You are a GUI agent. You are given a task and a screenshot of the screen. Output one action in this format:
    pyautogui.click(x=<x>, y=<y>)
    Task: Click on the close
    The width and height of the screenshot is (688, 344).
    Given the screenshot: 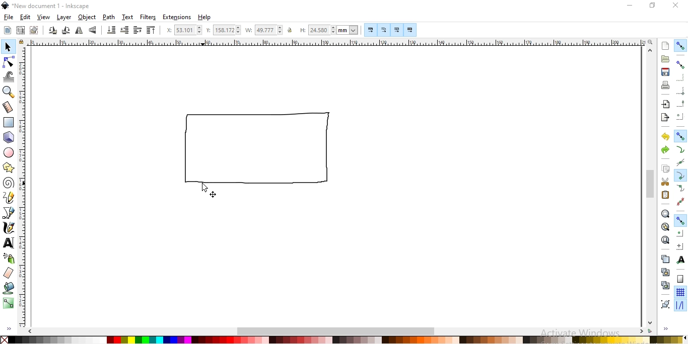 What is the action you would take?
    pyautogui.click(x=678, y=5)
    